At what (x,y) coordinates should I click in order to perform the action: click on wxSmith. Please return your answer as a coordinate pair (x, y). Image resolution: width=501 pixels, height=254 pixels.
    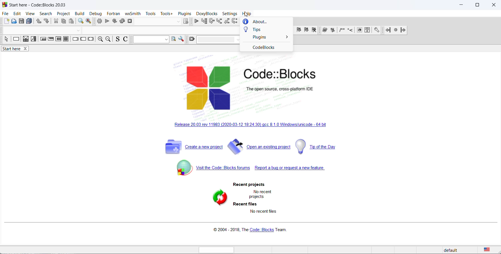
    Looking at the image, I should click on (131, 14).